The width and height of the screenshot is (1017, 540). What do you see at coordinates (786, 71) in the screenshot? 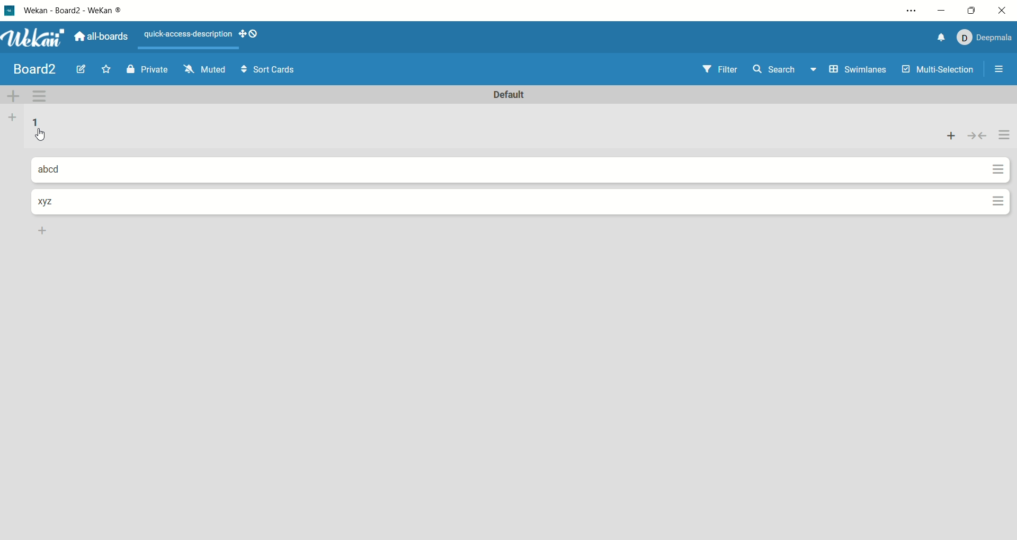
I see `search` at bounding box center [786, 71].